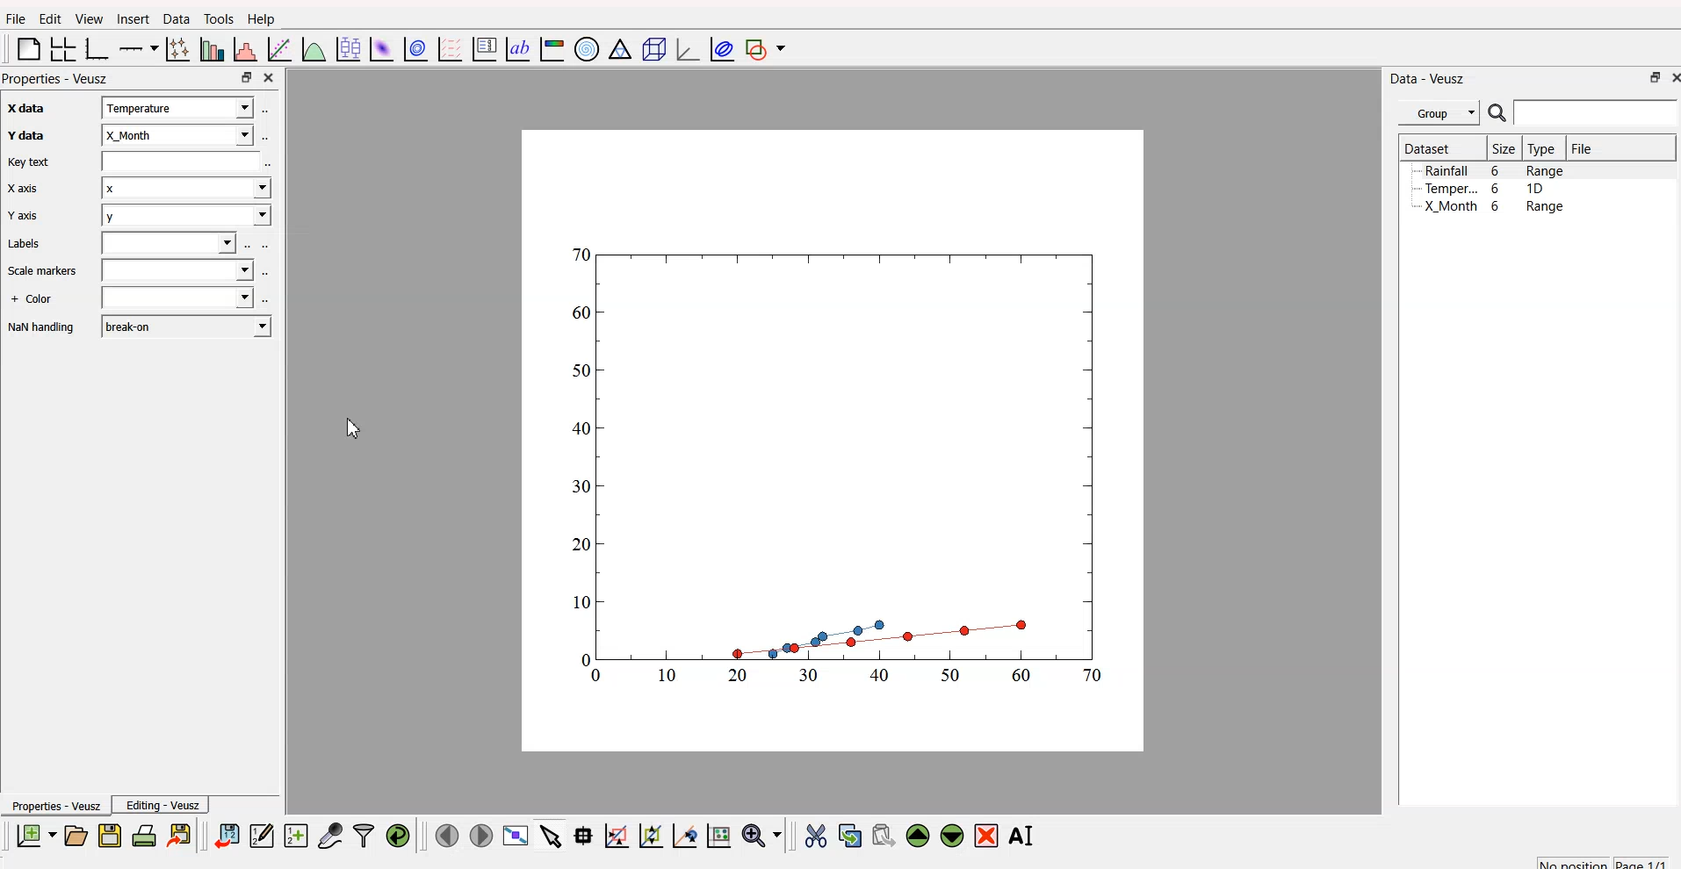 The image size is (1681, 869). Describe the element at coordinates (917, 836) in the screenshot. I see `move up the widget` at that location.